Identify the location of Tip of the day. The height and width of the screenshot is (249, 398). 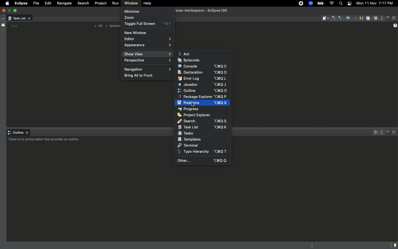
(396, 245).